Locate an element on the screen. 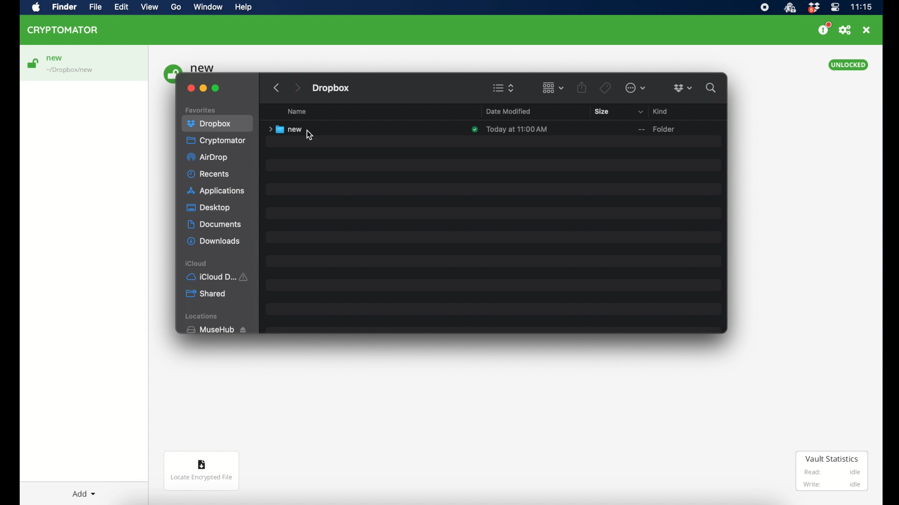  desktop is located at coordinates (208, 208).